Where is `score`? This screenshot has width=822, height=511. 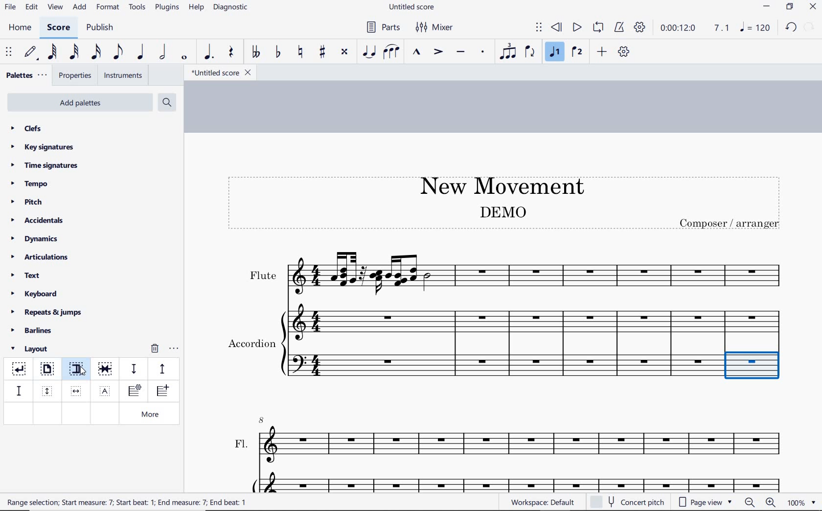 score is located at coordinates (59, 29).